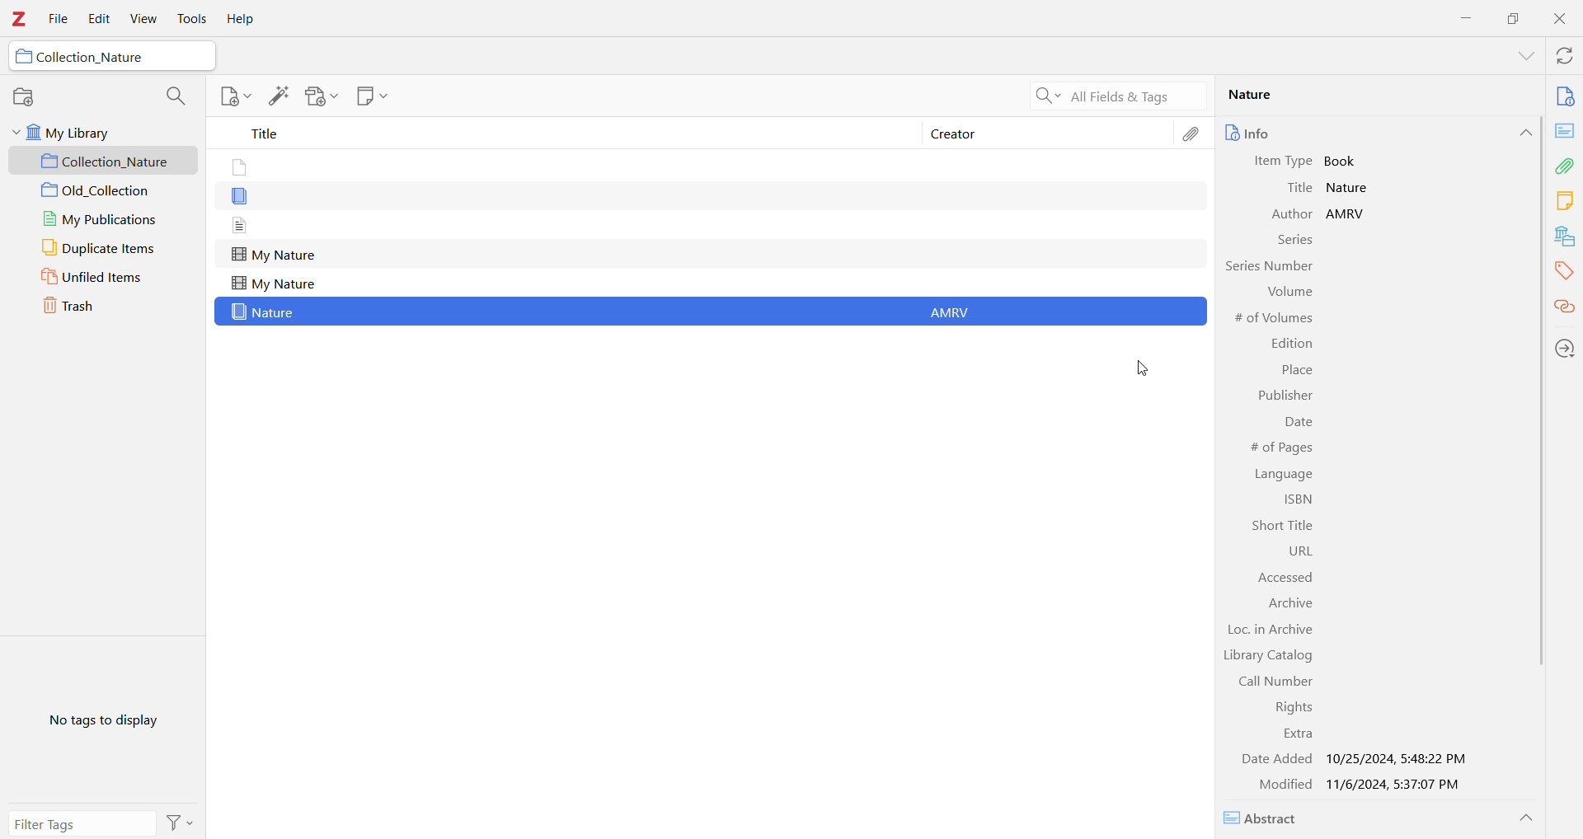 The width and height of the screenshot is (1583, 839). Describe the element at coordinates (274, 284) in the screenshot. I see `My Nature` at that location.